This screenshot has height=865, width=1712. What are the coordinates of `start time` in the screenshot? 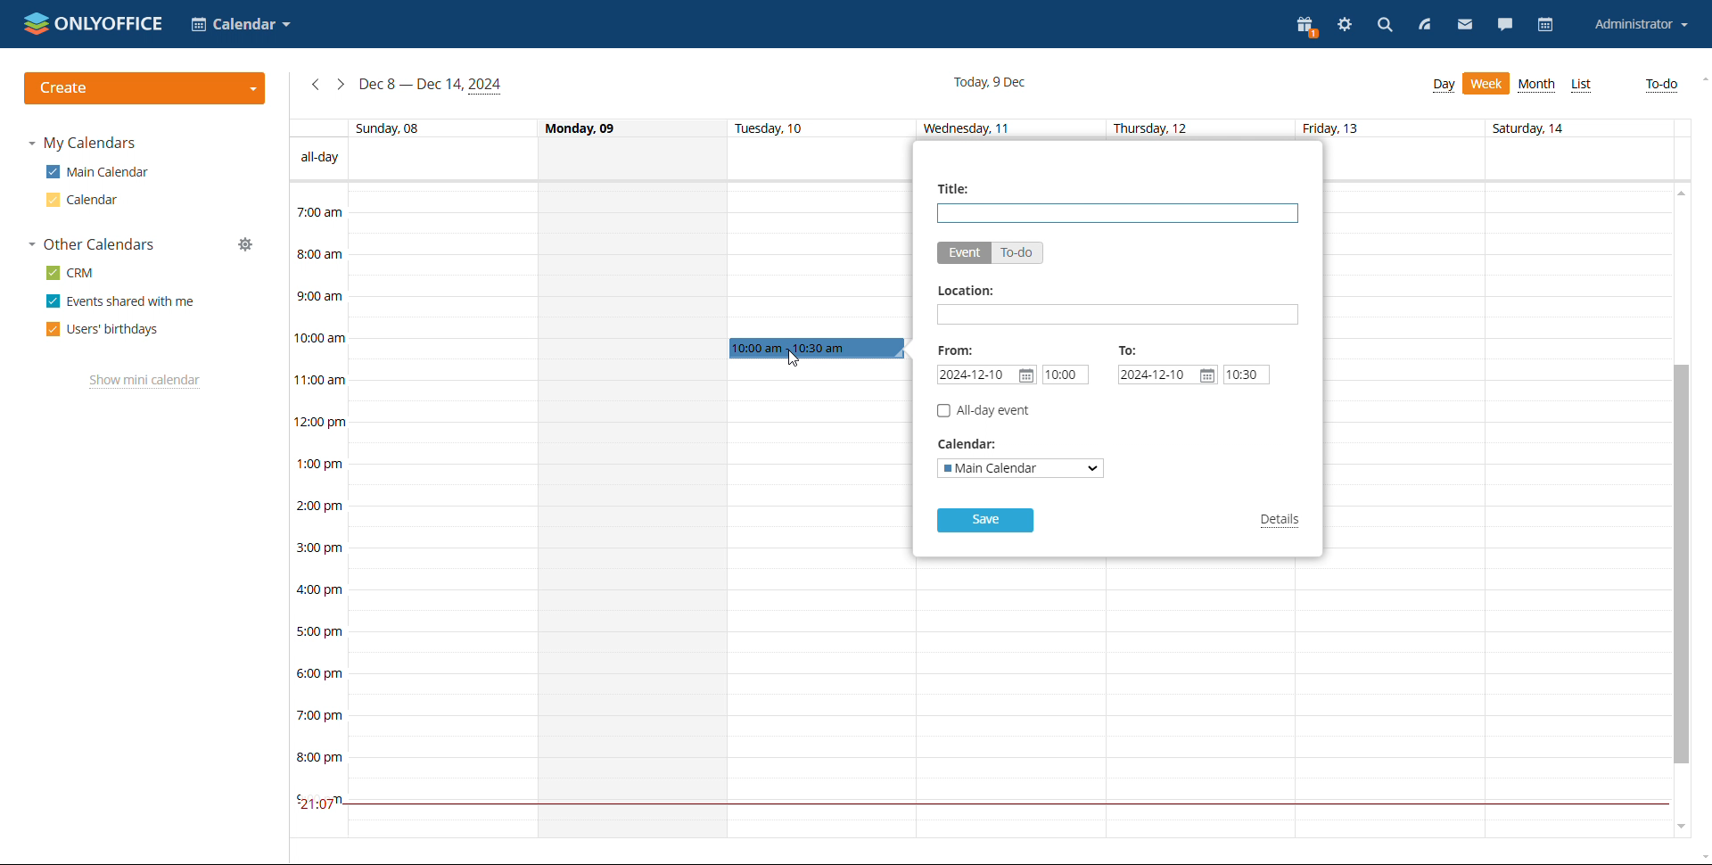 It's located at (1065, 375).